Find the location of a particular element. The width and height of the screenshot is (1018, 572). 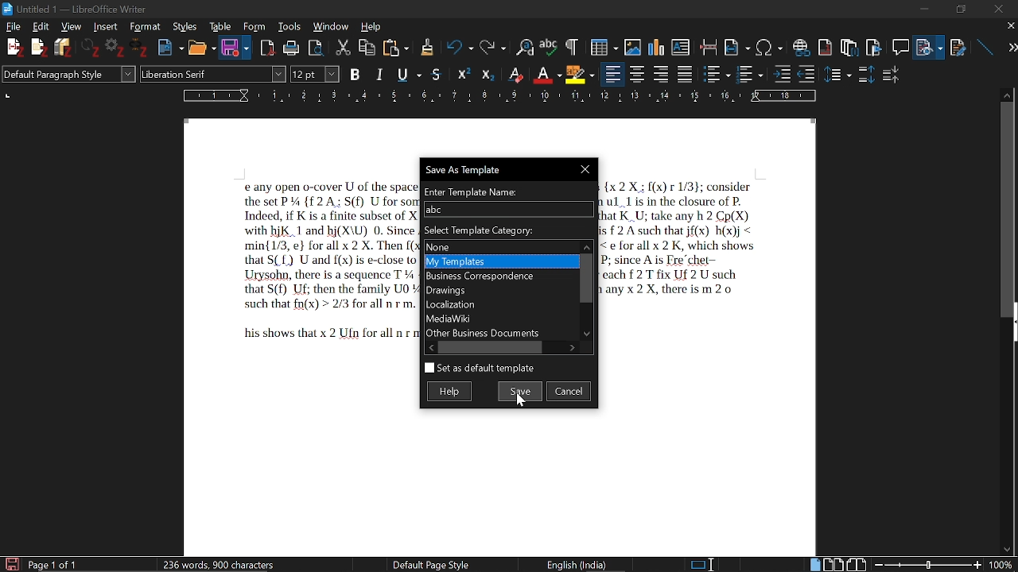

Save is located at coordinates (520, 390).